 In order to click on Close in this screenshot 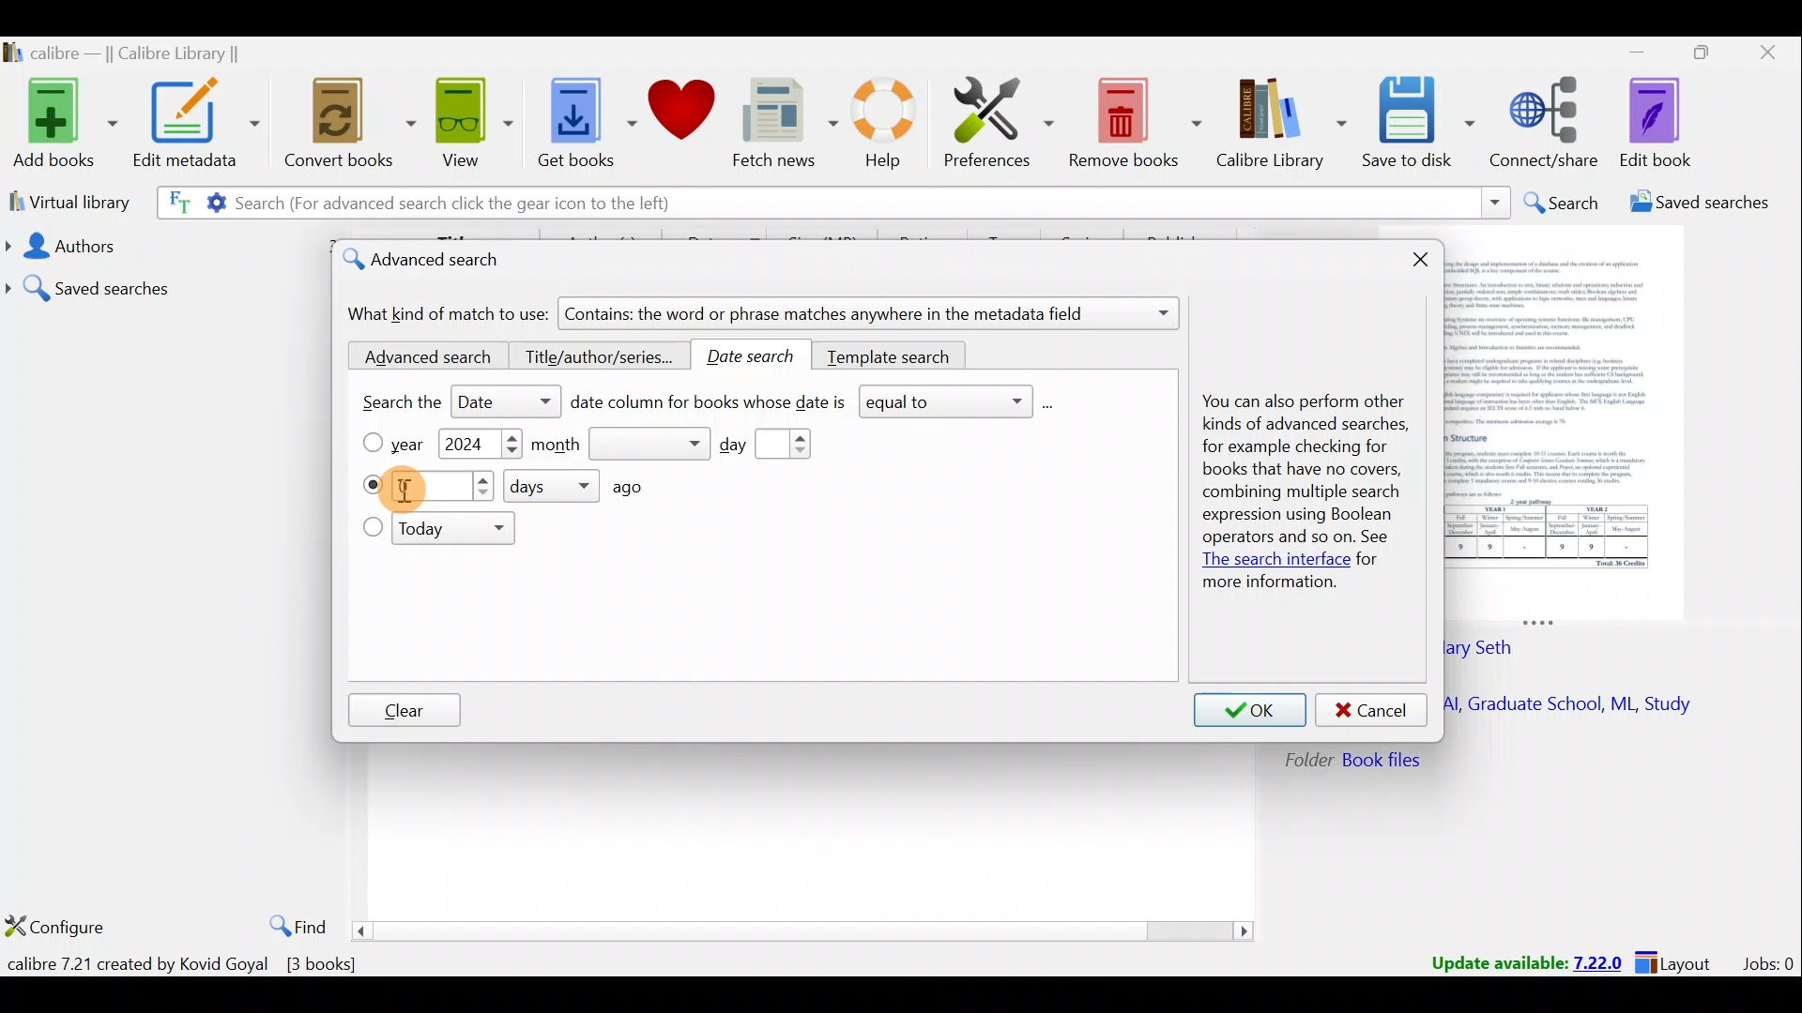, I will do `click(1425, 263)`.